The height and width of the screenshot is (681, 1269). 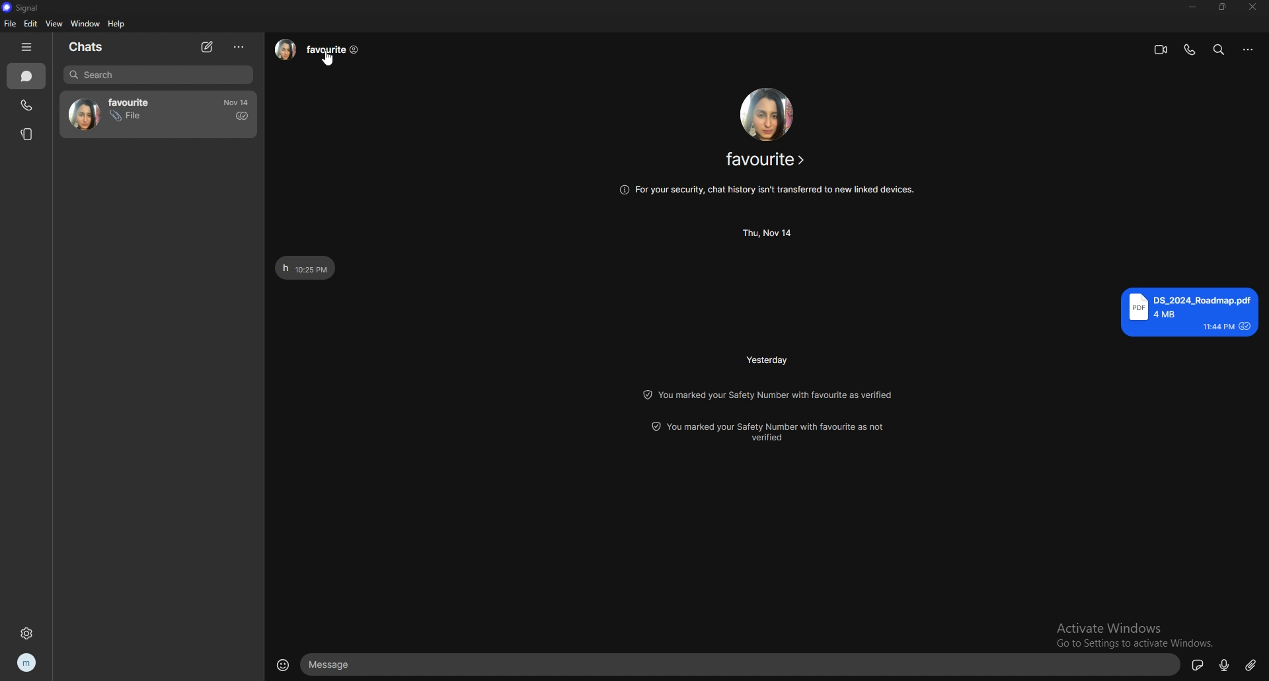 What do you see at coordinates (237, 102) in the screenshot?
I see `time` at bounding box center [237, 102].